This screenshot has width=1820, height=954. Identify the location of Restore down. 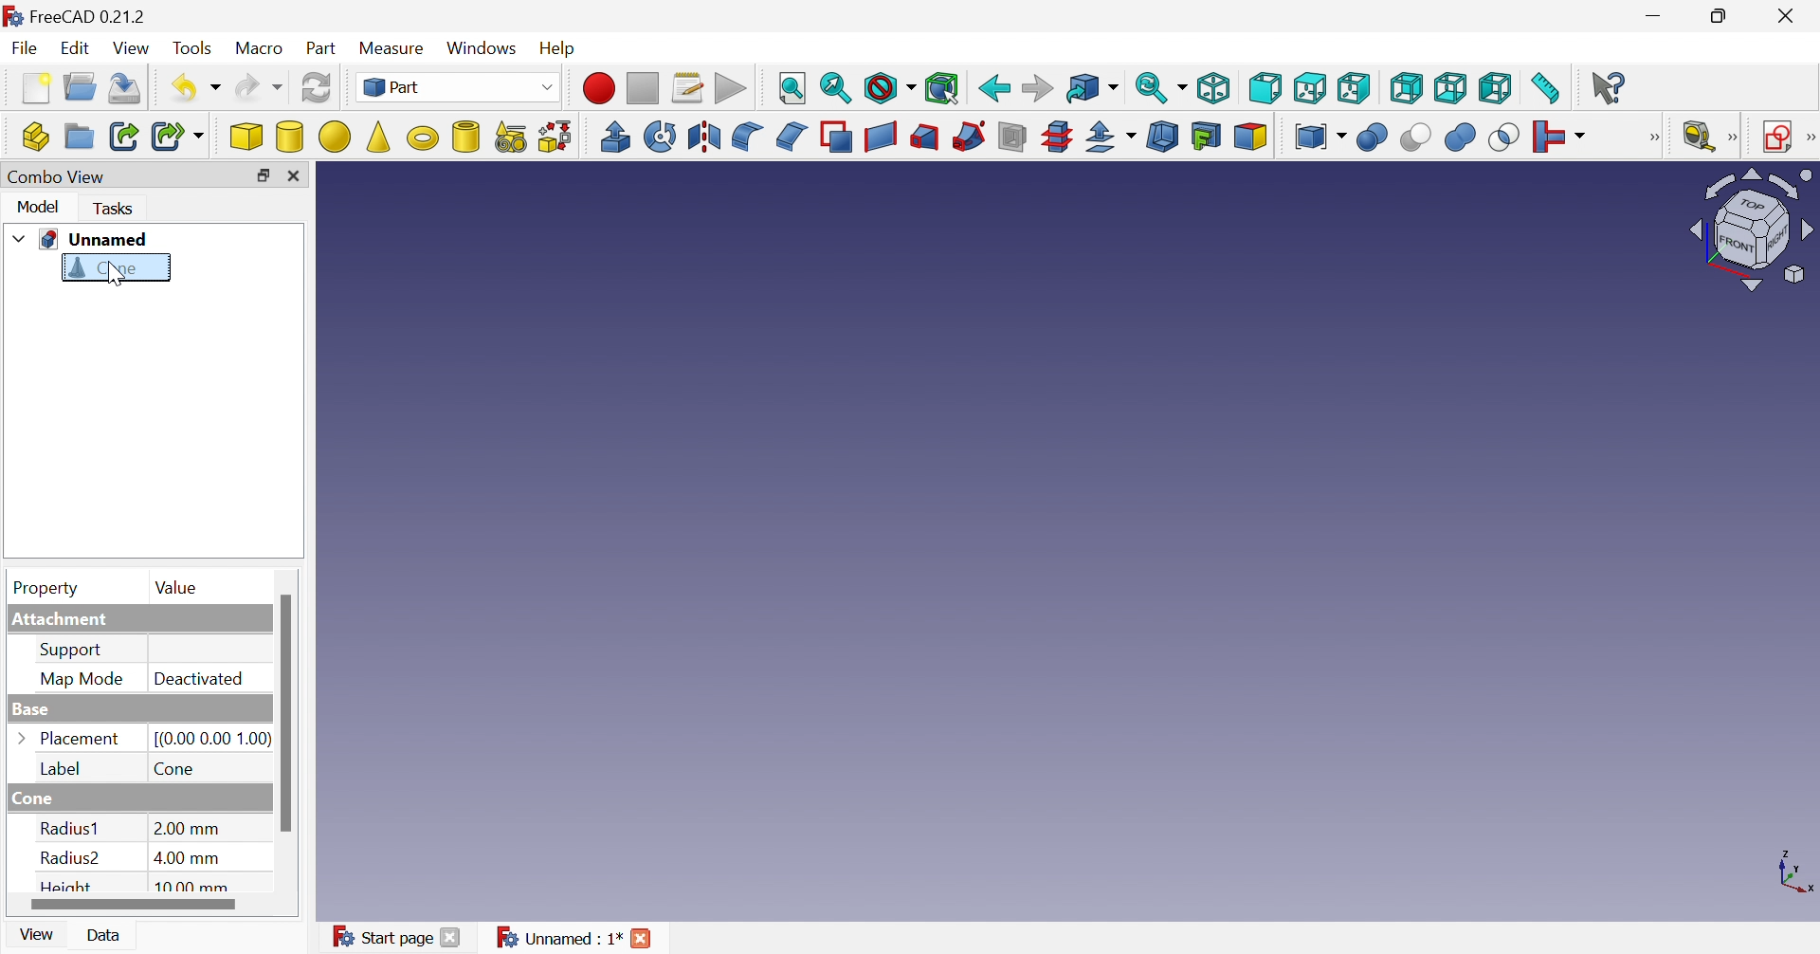
(1720, 18).